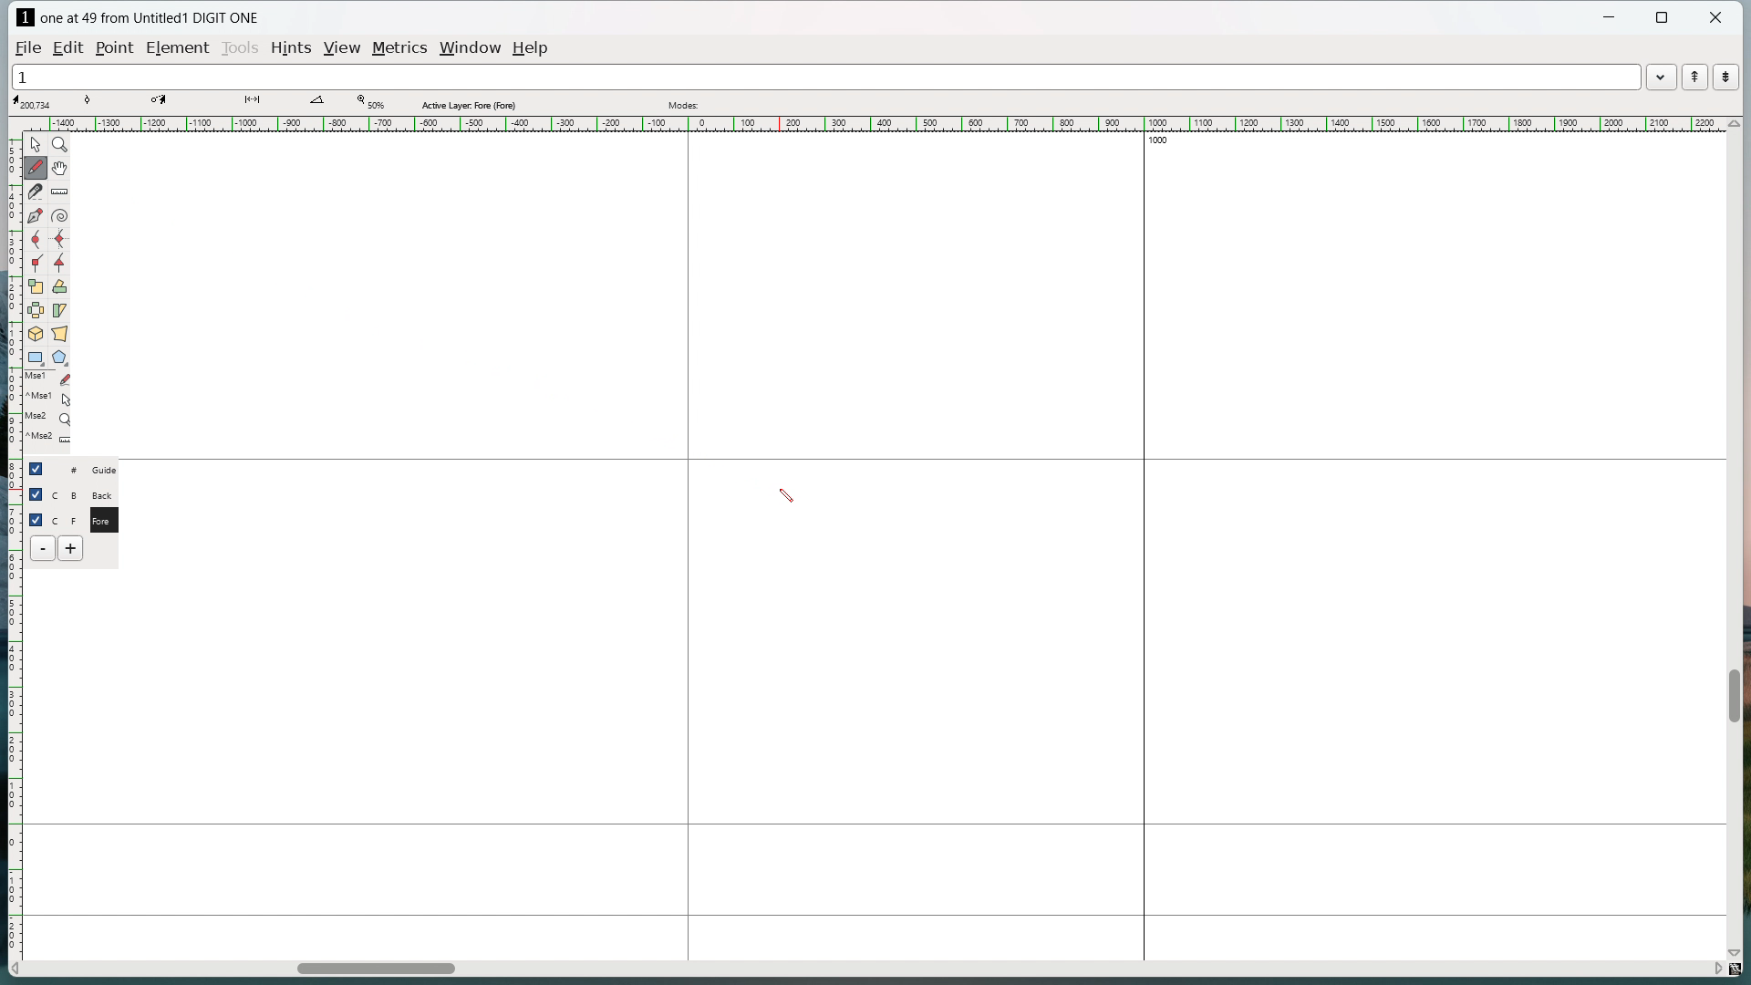 The height and width of the screenshot is (985, 1751). I want to click on cursor coordinate, so click(37, 102).